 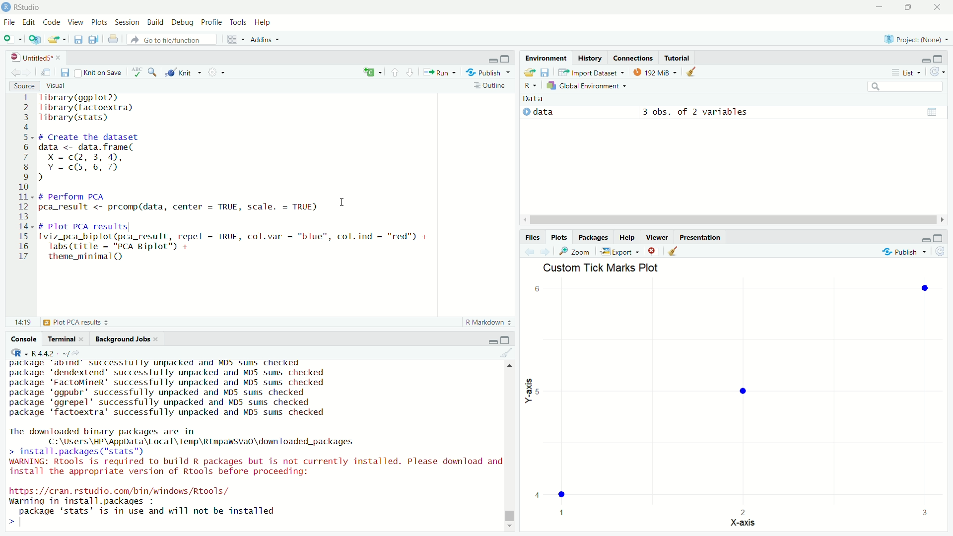 I want to click on horizontal scrollbar, so click(x=733, y=220).